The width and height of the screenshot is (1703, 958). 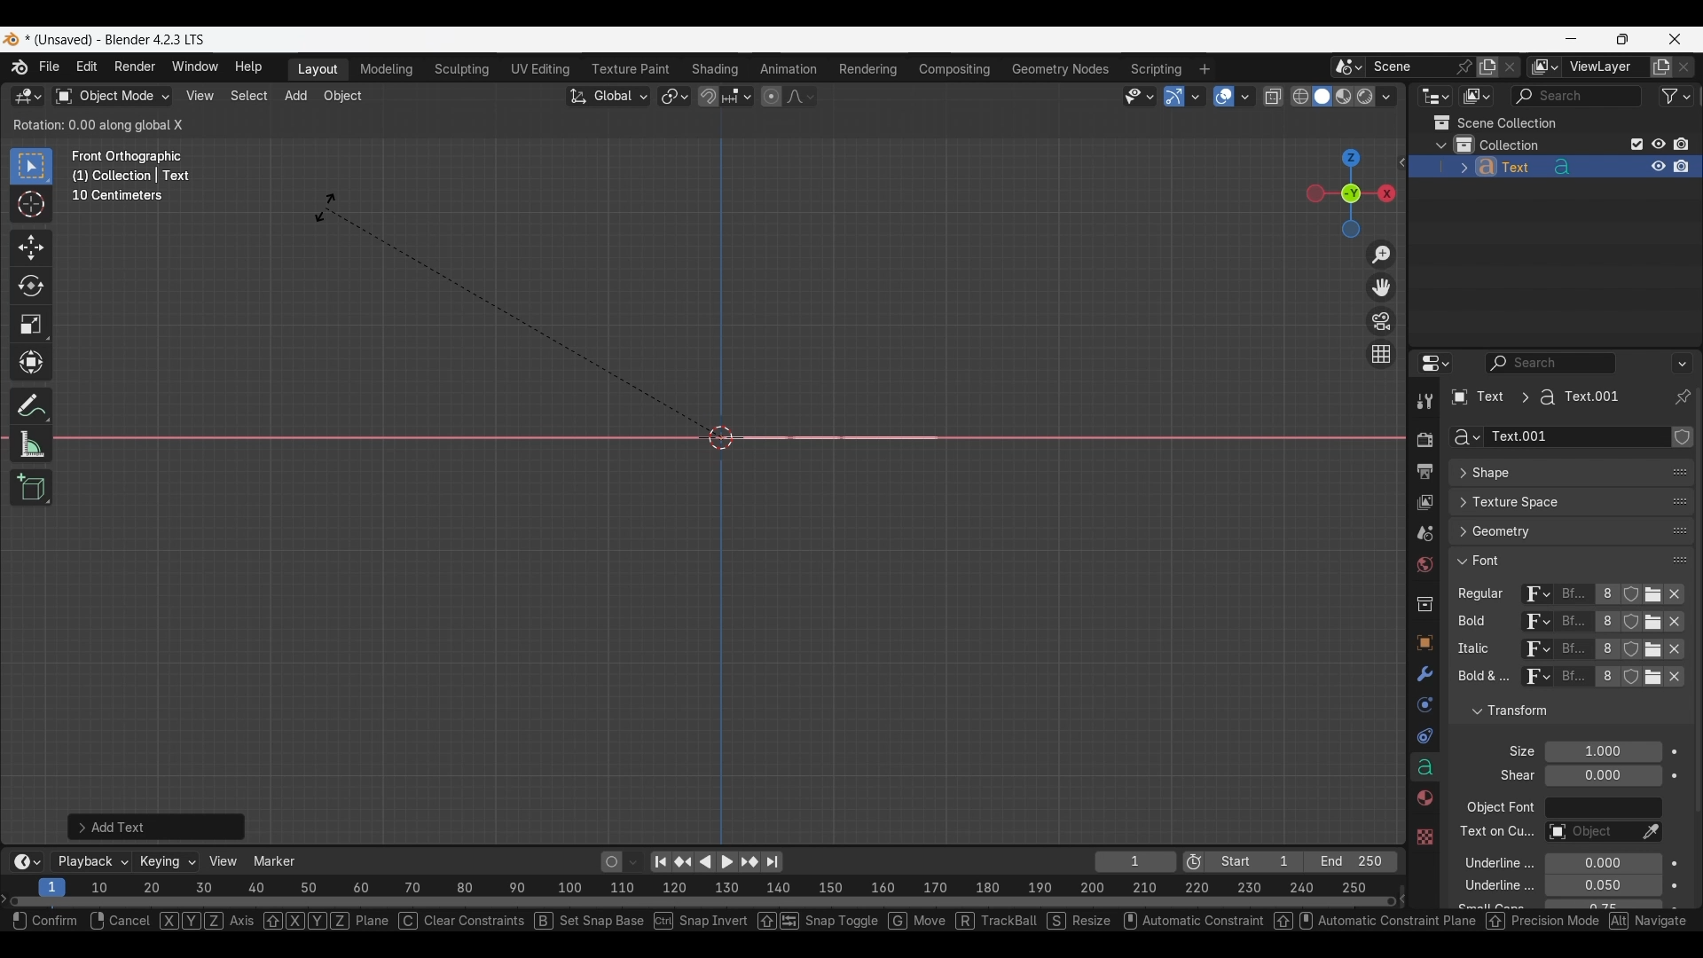 I want to click on regular, so click(x=1485, y=595).